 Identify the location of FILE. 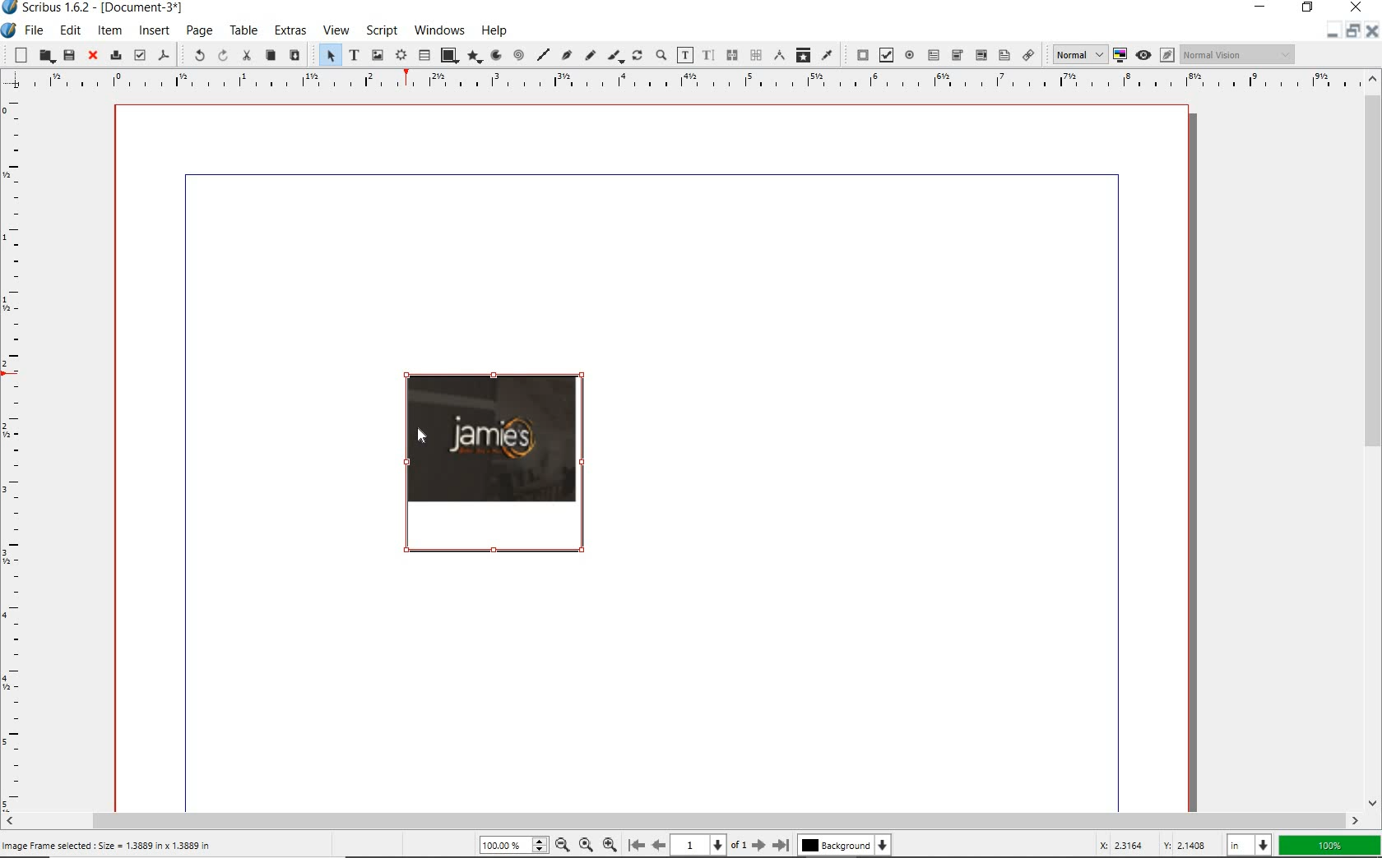
(36, 31).